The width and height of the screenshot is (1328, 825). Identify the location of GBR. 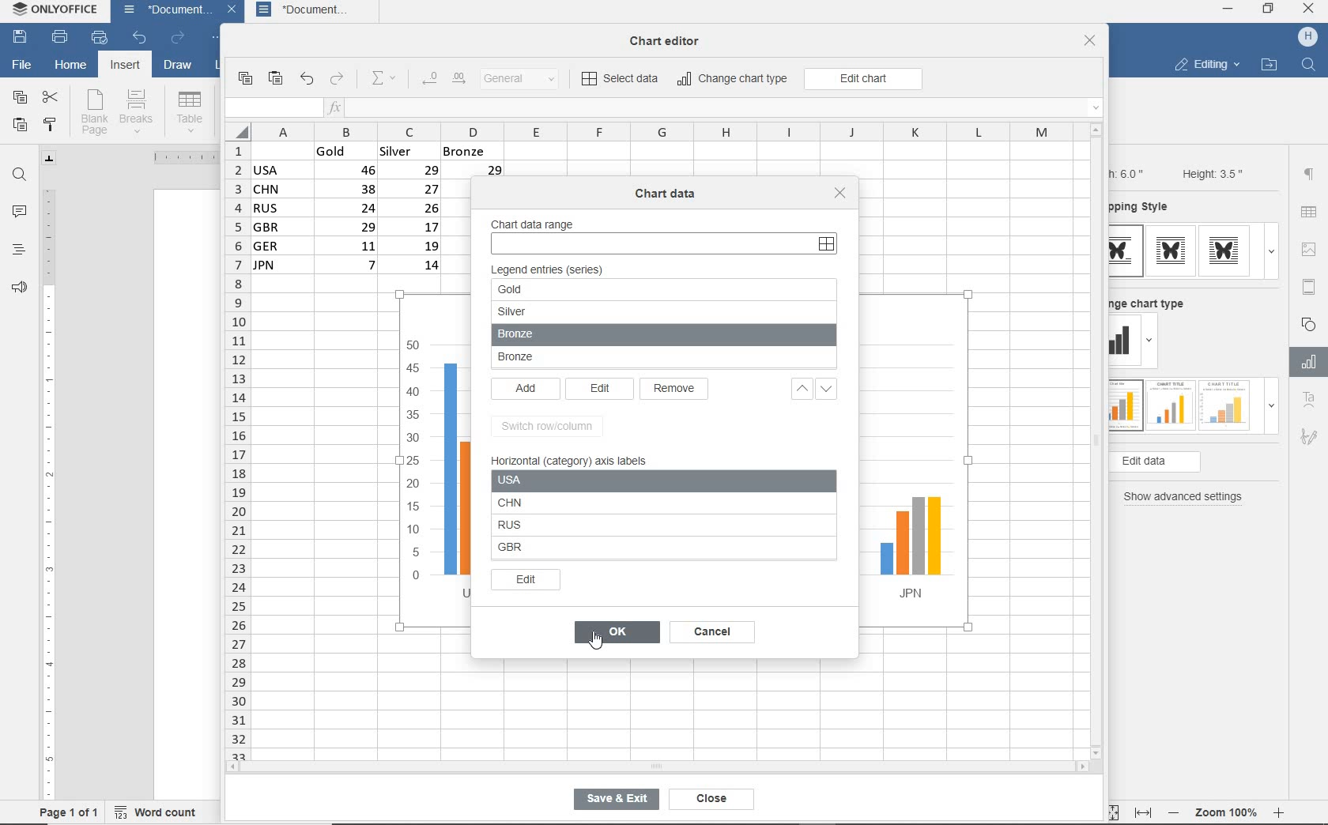
(647, 548).